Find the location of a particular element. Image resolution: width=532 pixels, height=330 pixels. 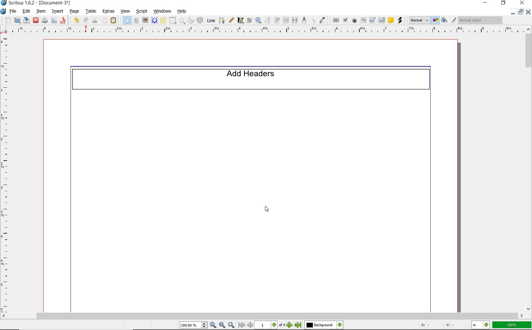

preview mode is located at coordinates (449, 20).